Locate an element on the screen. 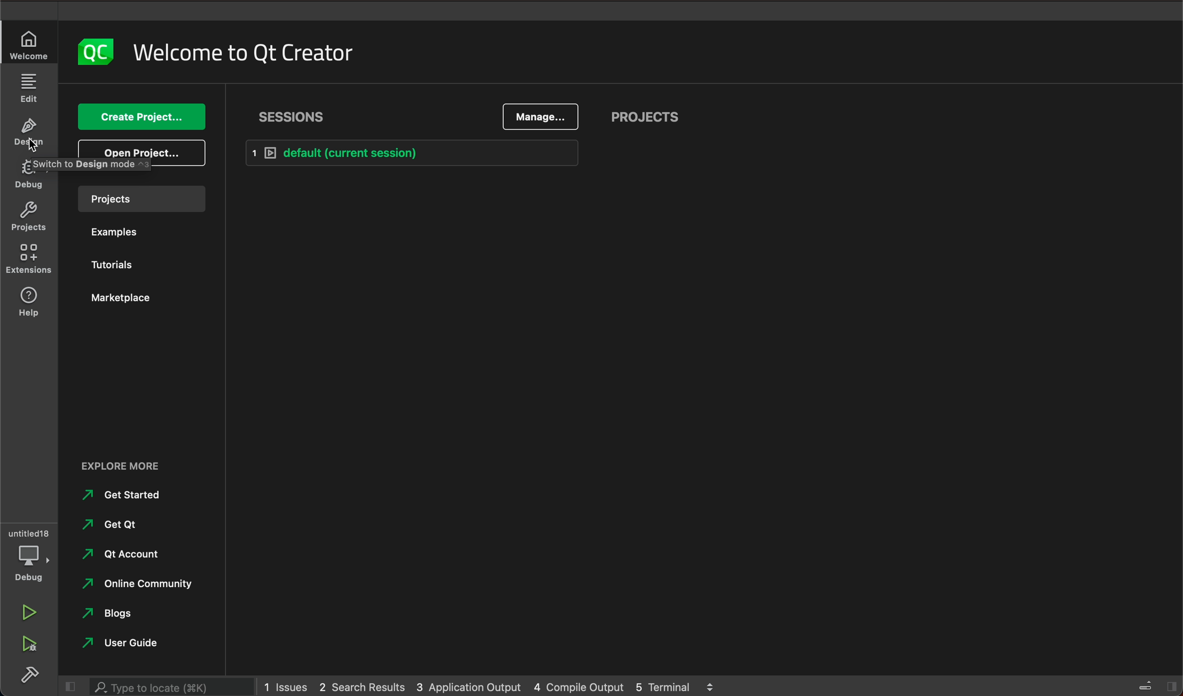 The height and width of the screenshot is (696, 1183). logo is located at coordinates (92, 50).